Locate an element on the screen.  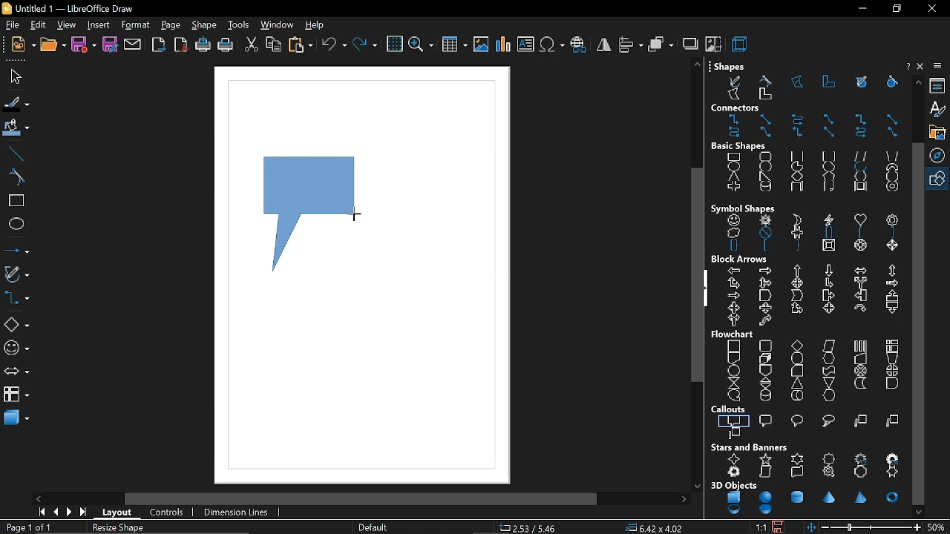
curved connector ends with arrow is located at coordinates (800, 119).